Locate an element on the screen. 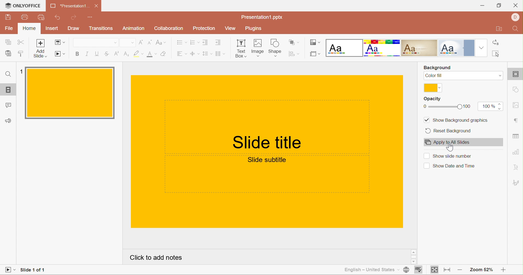  cursor is located at coordinates (450, 147).